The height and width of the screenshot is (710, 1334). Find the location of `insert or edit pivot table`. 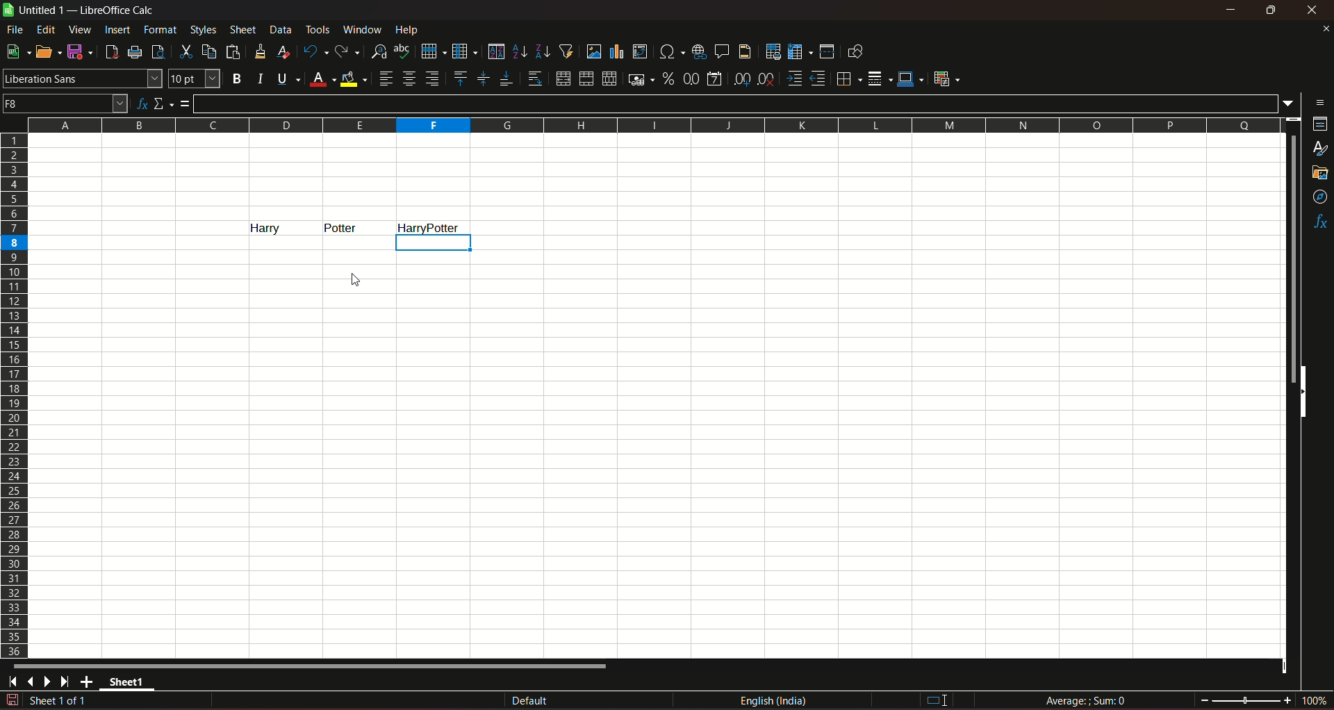

insert or edit pivot table is located at coordinates (641, 51).